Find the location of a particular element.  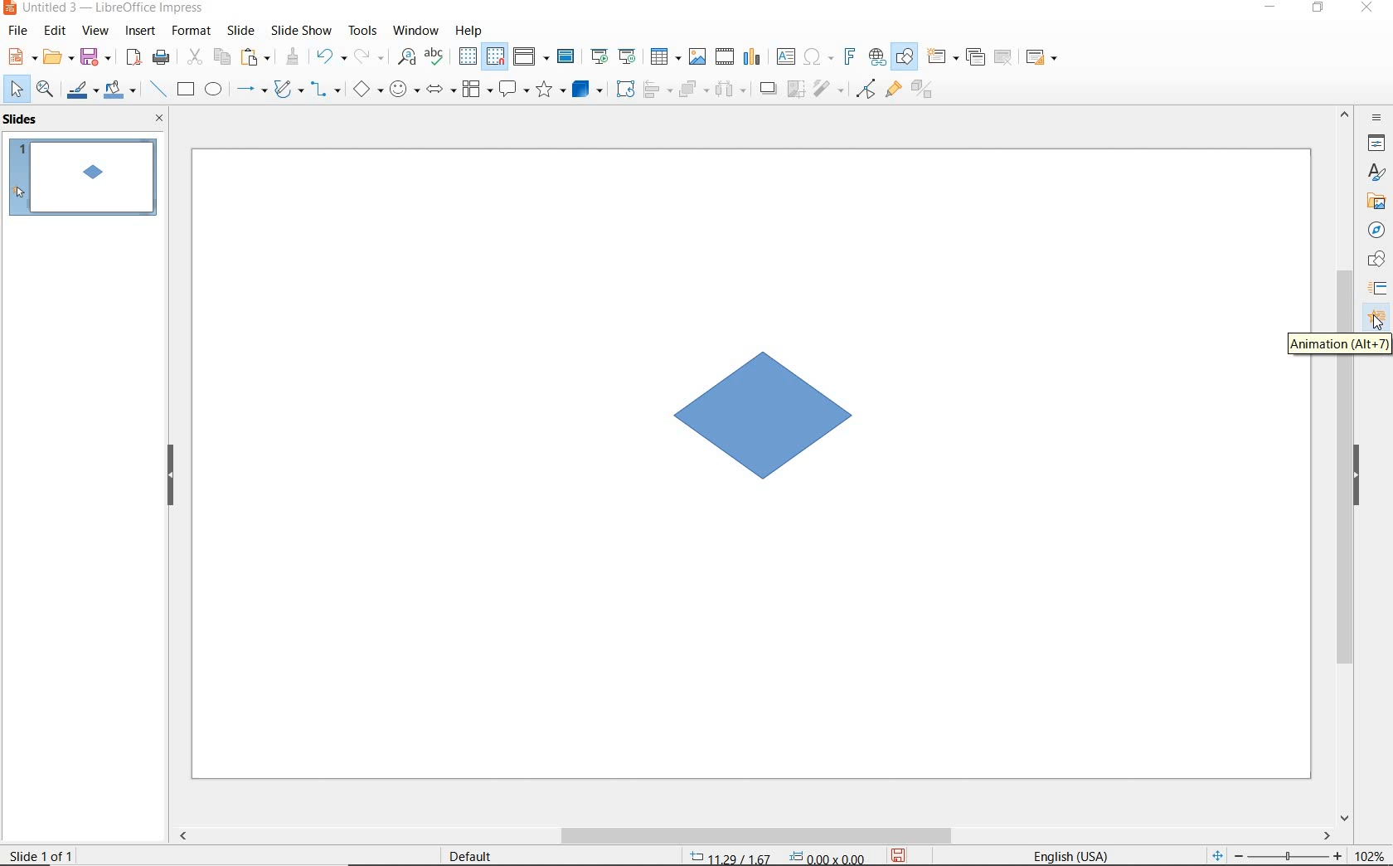

shadow is located at coordinates (768, 89).